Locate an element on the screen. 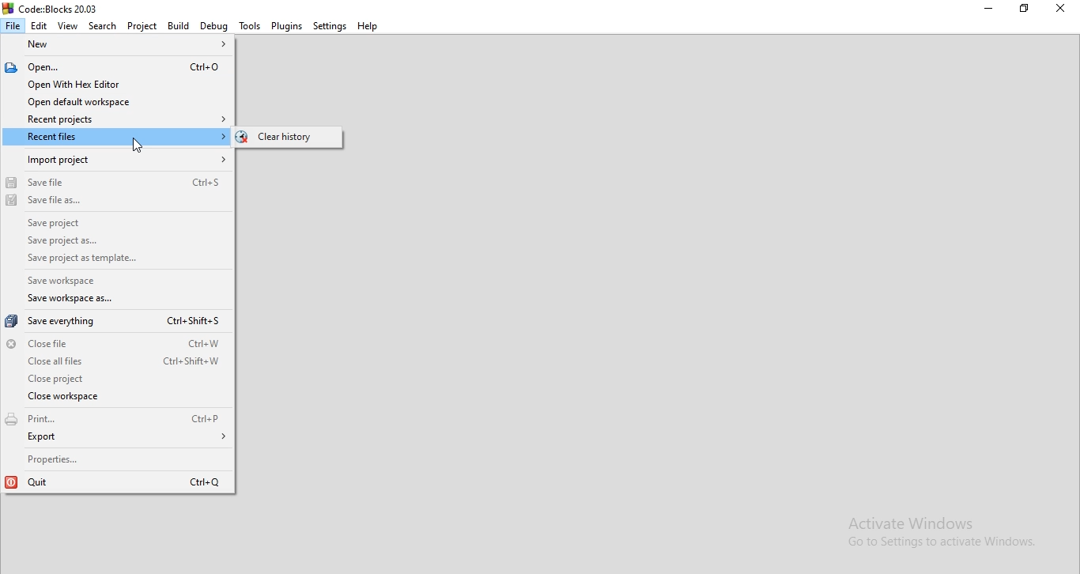 The width and height of the screenshot is (1080, 574). Save Workspace is located at coordinates (84, 281).